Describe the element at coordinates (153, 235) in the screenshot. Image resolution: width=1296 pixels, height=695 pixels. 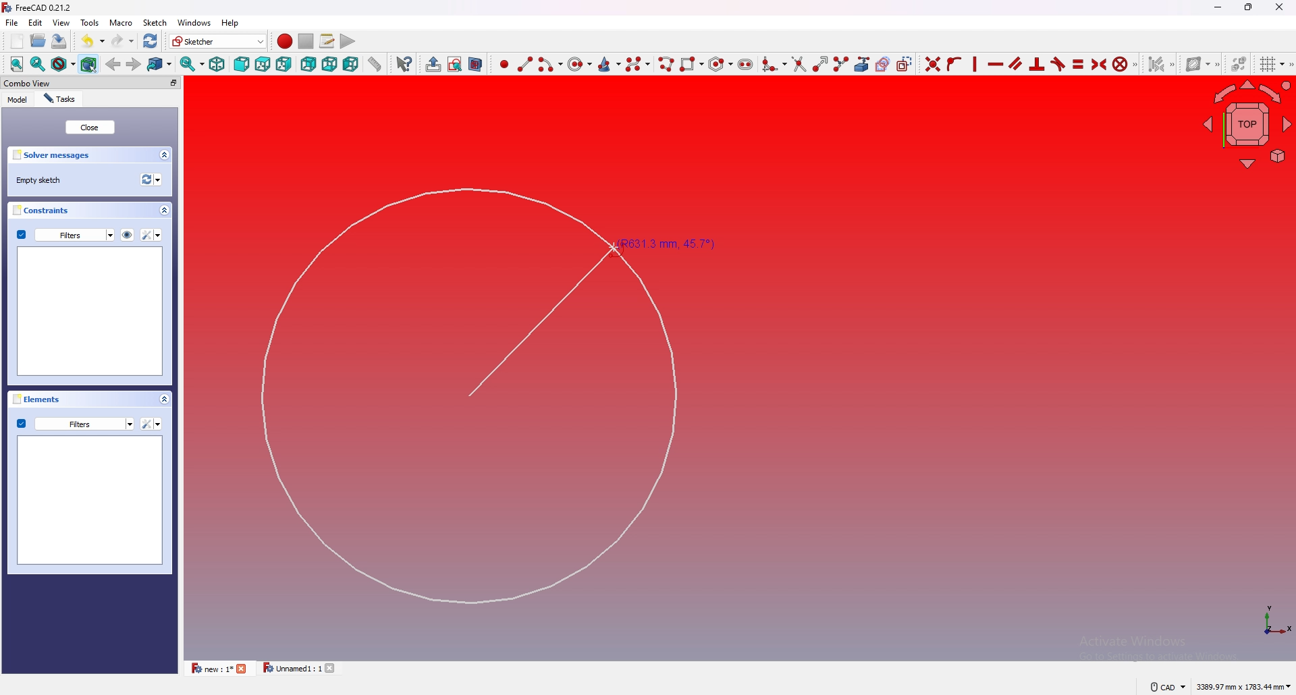
I see `settings` at that location.